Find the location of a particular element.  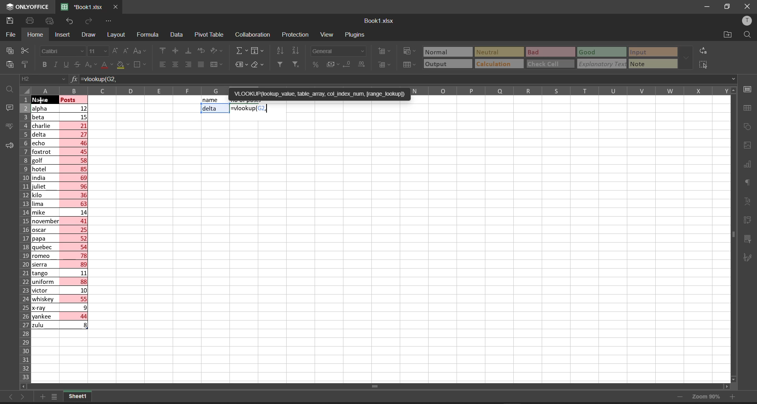

quick print is located at coordinates (49, 20).